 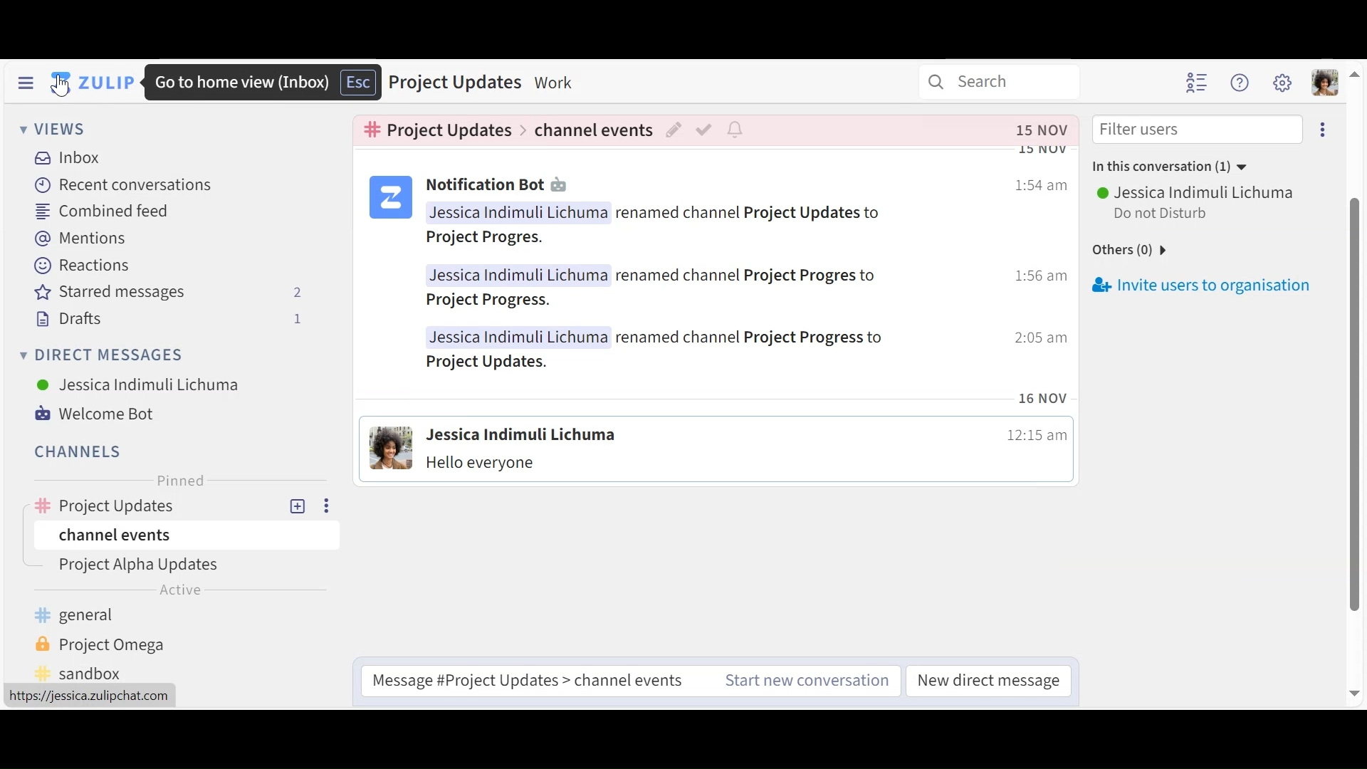 What do you see at coordinates (513, 337) in the screenshot?
I see `user name` at bounding box center [513, 337].